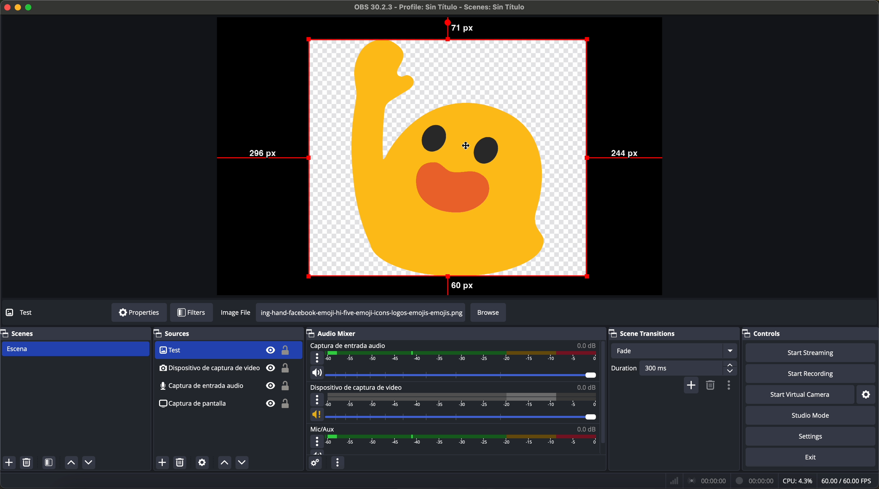 This screenshot has height=489, width=879. Describe the element at coordinates (202, 463) in the screenshot. I see `open source properties` at that location.